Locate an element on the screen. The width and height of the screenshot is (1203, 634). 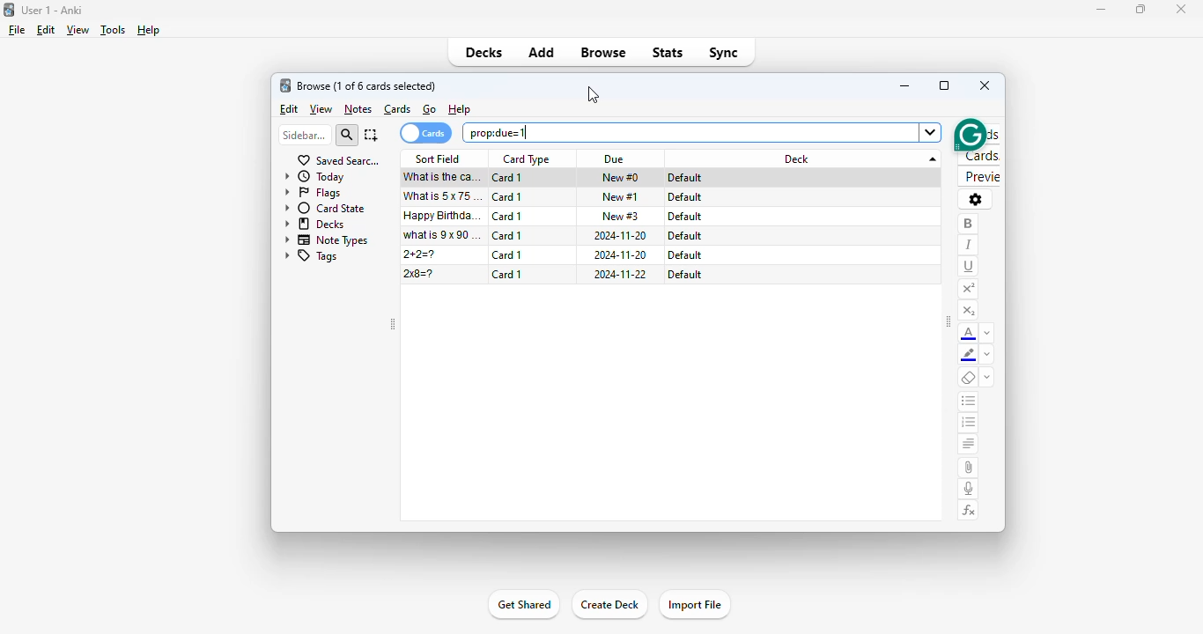
options is located at coordinates (976, 200).